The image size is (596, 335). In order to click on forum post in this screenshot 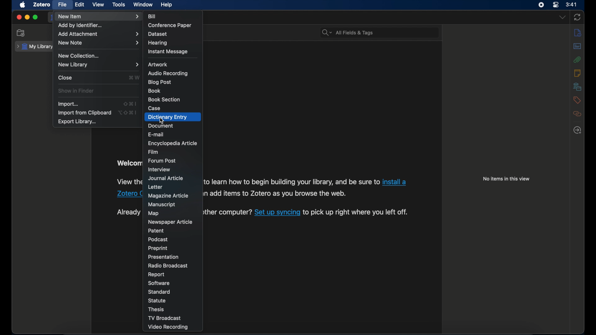, I will do `click(163, 161)`.